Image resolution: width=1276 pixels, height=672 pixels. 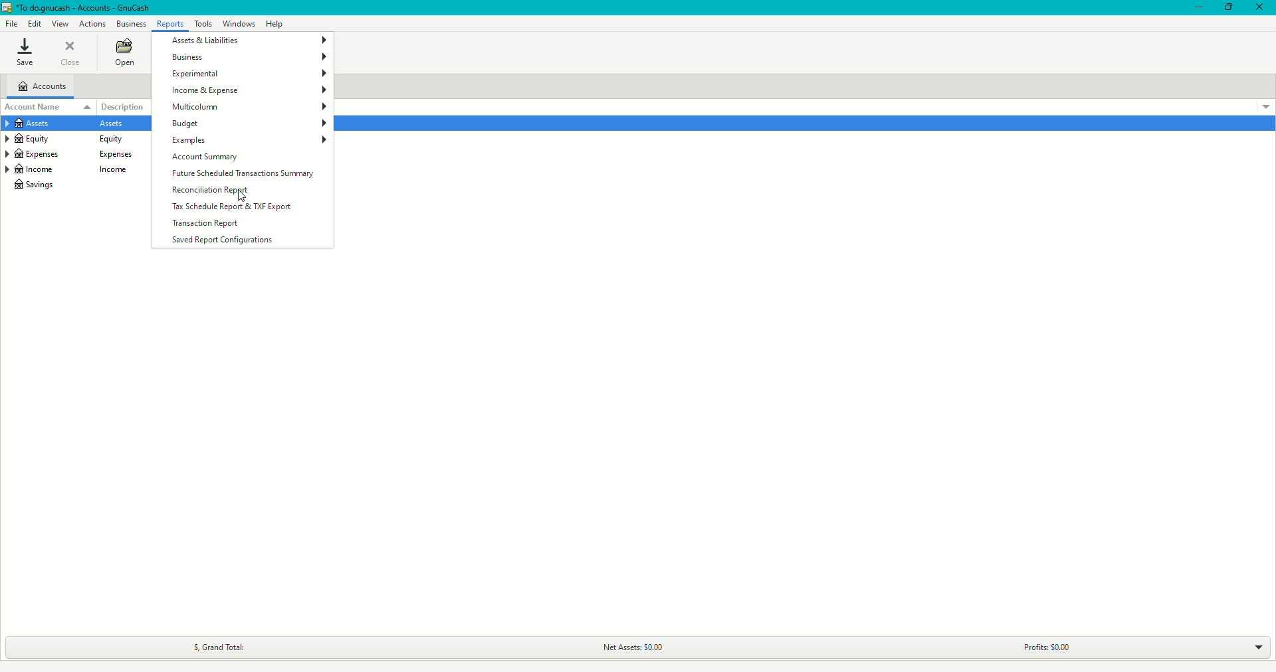 I want to click on cursor, so click(x=248, y=201).